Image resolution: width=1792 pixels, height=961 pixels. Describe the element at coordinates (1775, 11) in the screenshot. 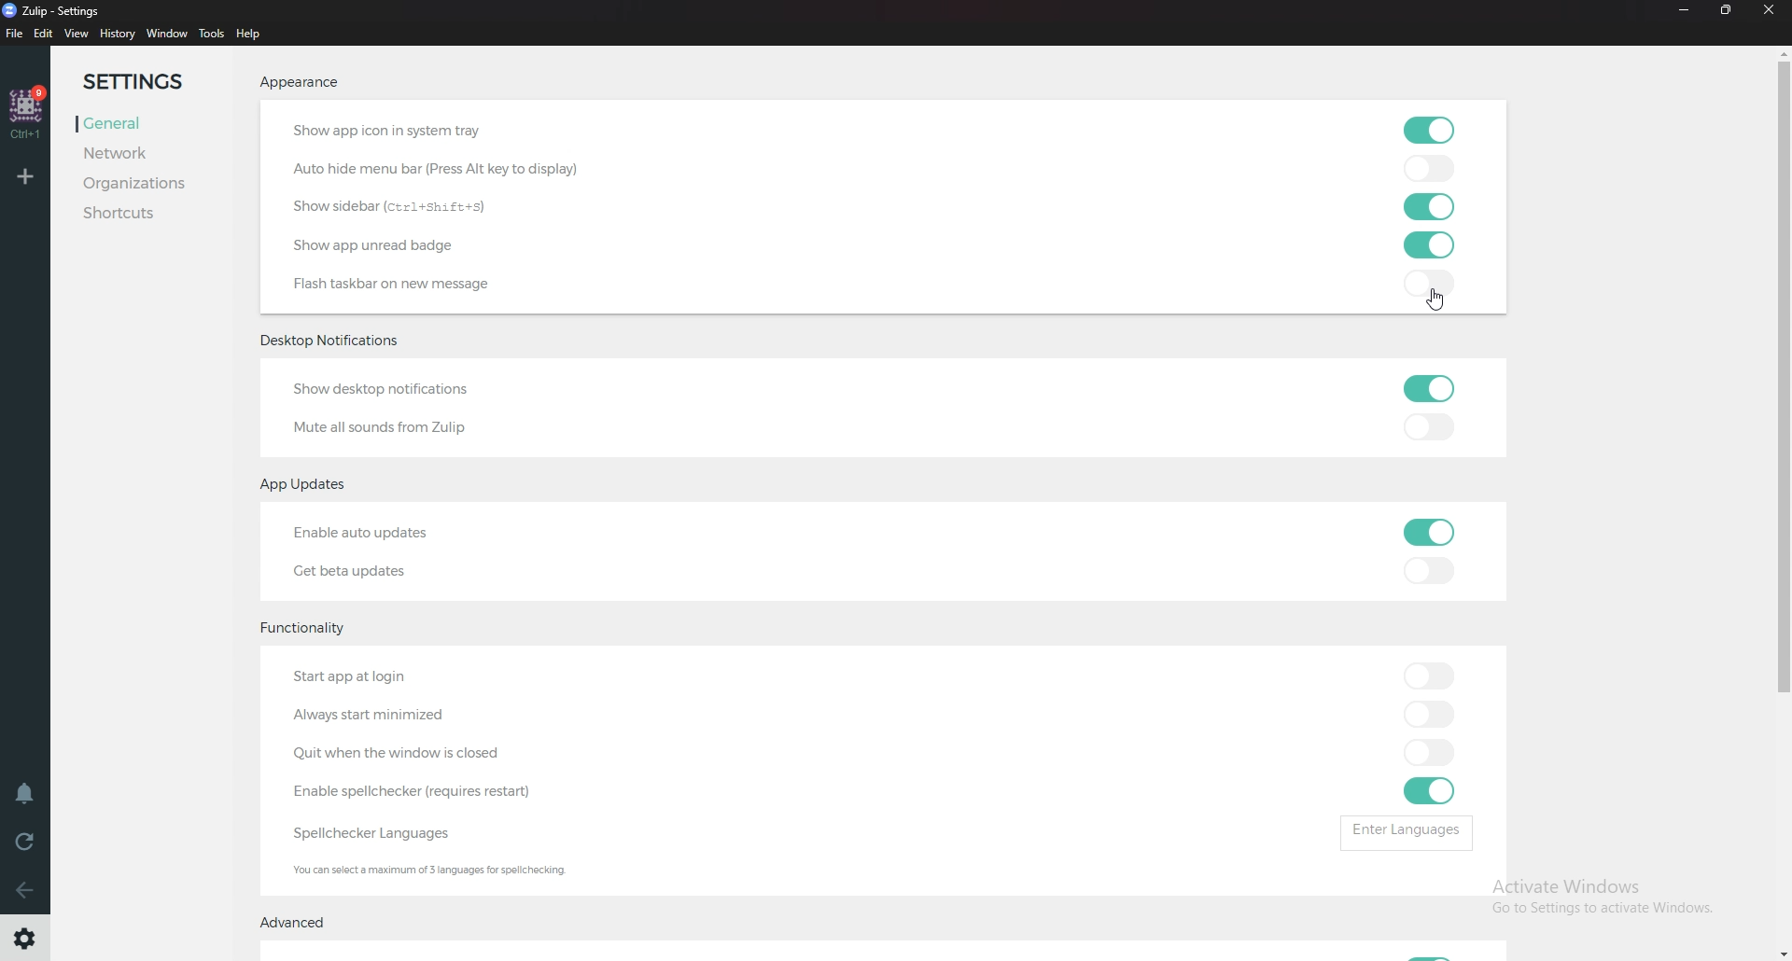

I see `close` at that location.